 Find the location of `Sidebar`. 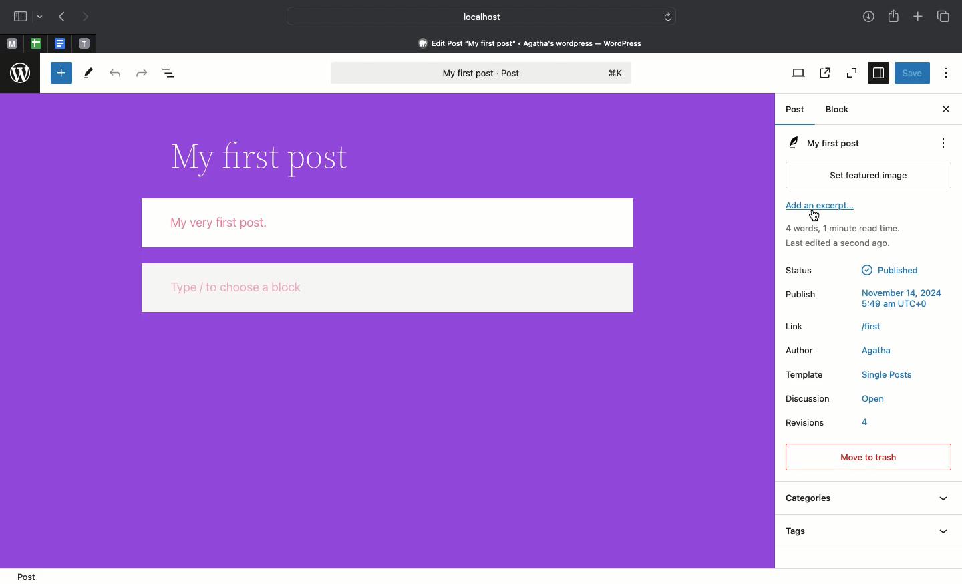

Sidebar is located at coordinates (29, 17).